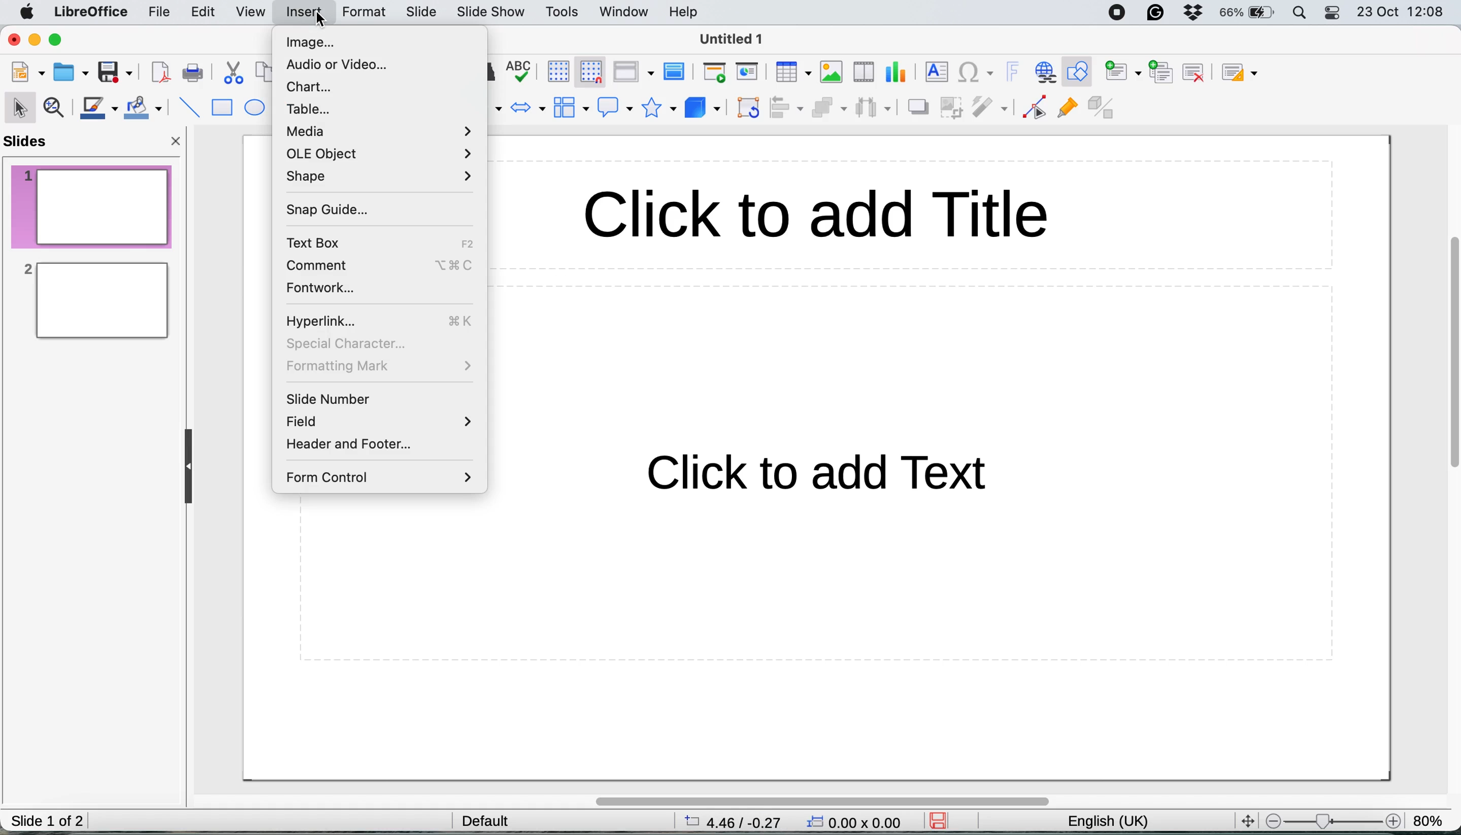  What do you see at coordinates (521, 69) in the screenshot?
I see `spelling` at bounding box center [521, 69].